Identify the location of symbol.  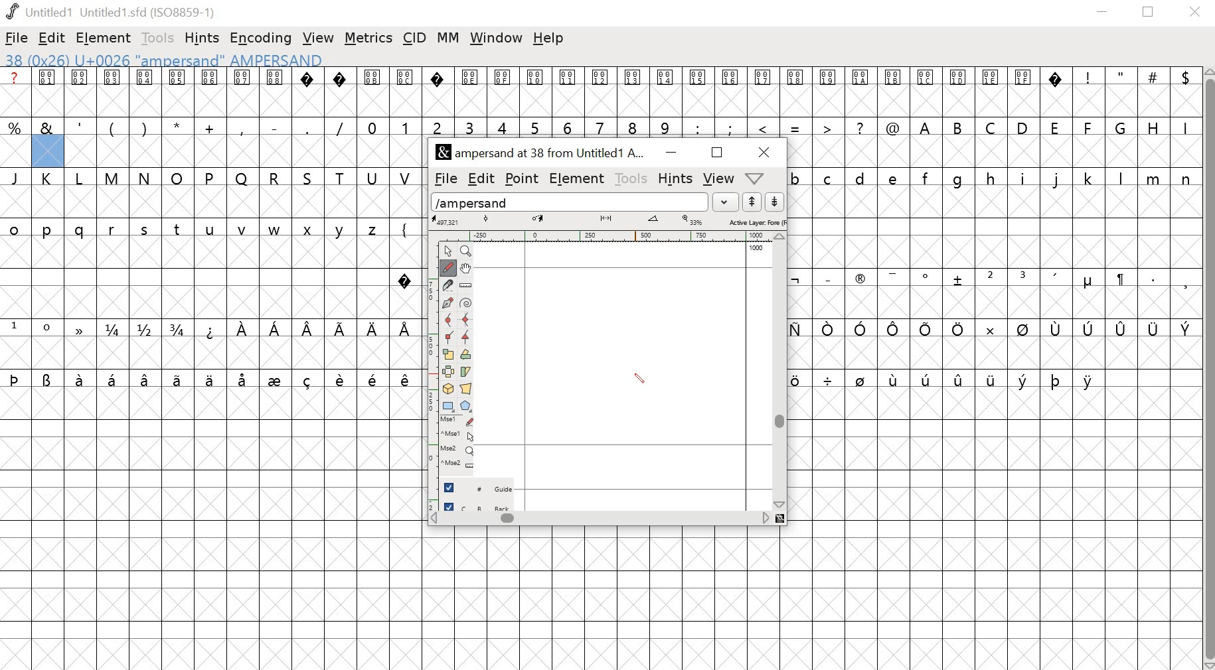
(48, 379).